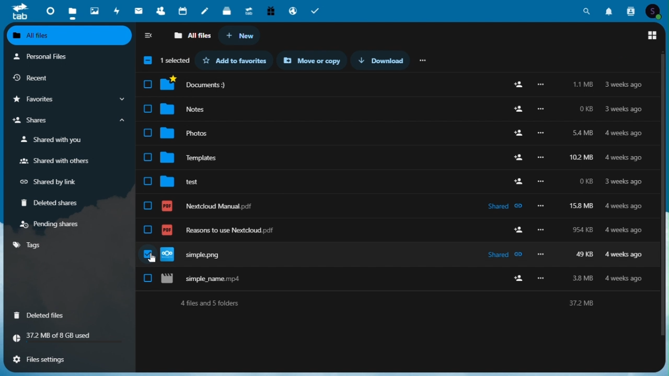  I want to click on collapse sidebar, so click(149, 37).